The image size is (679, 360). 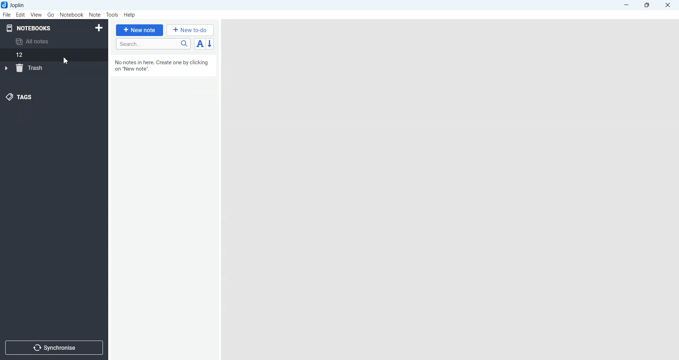 I want to click on No notes in here. Create one by clicking on "New note", so click(x=163, y=67).